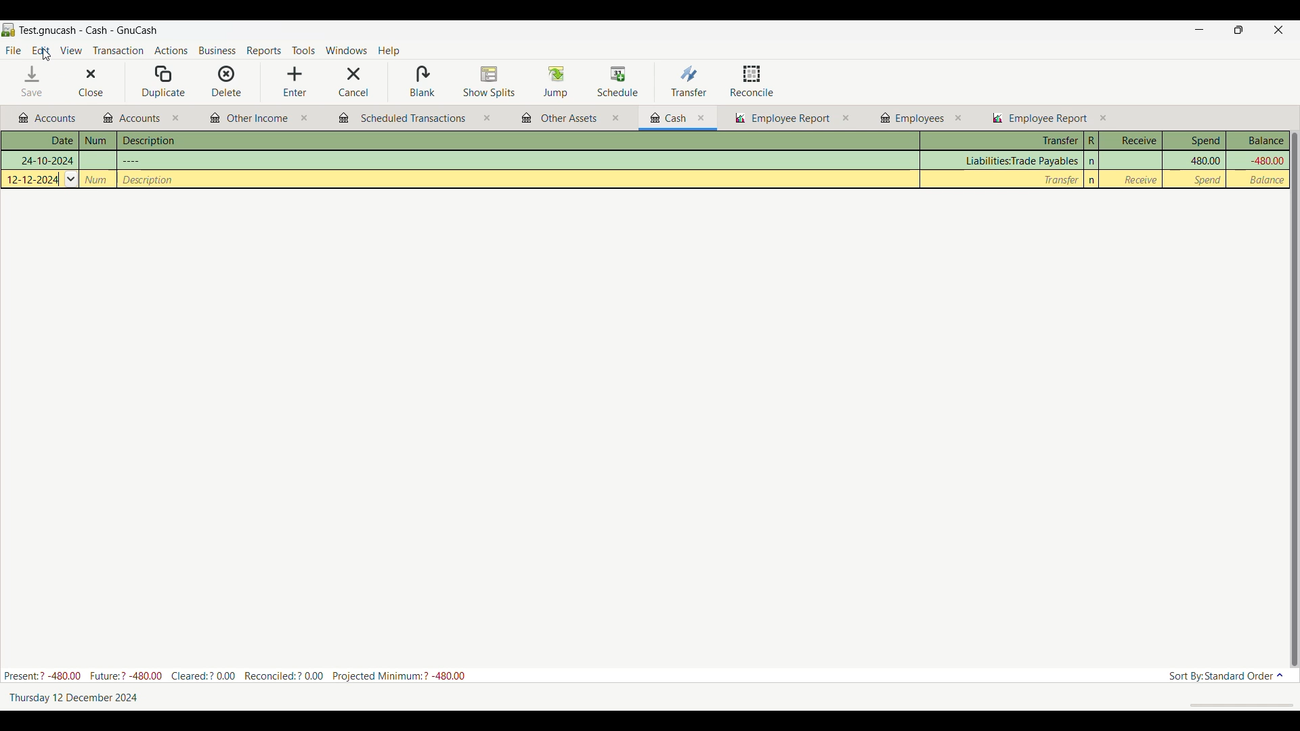 The width and height of the screenshot is (1300, 731). I want to click on Spend column, so click(1194, 141).